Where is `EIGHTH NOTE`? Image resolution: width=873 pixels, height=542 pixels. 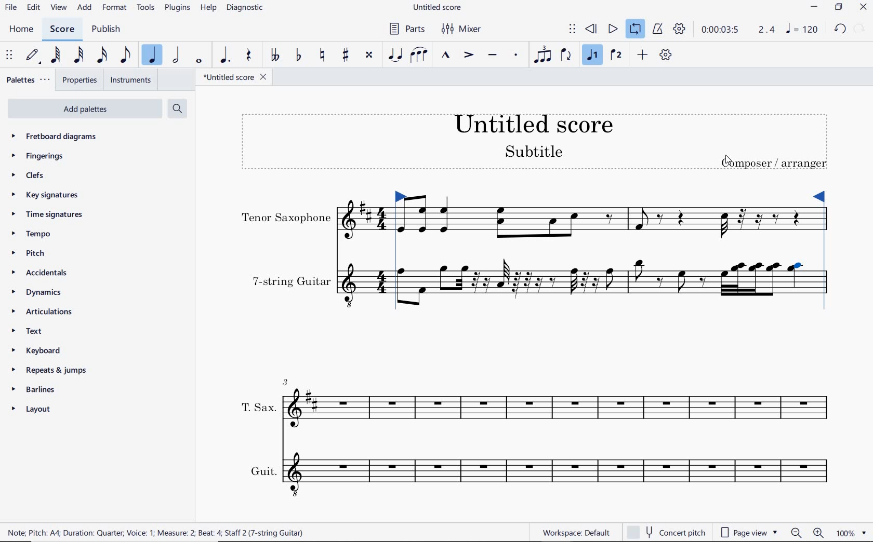 EIGHTH NOTE is located at coordinates (125, 56).